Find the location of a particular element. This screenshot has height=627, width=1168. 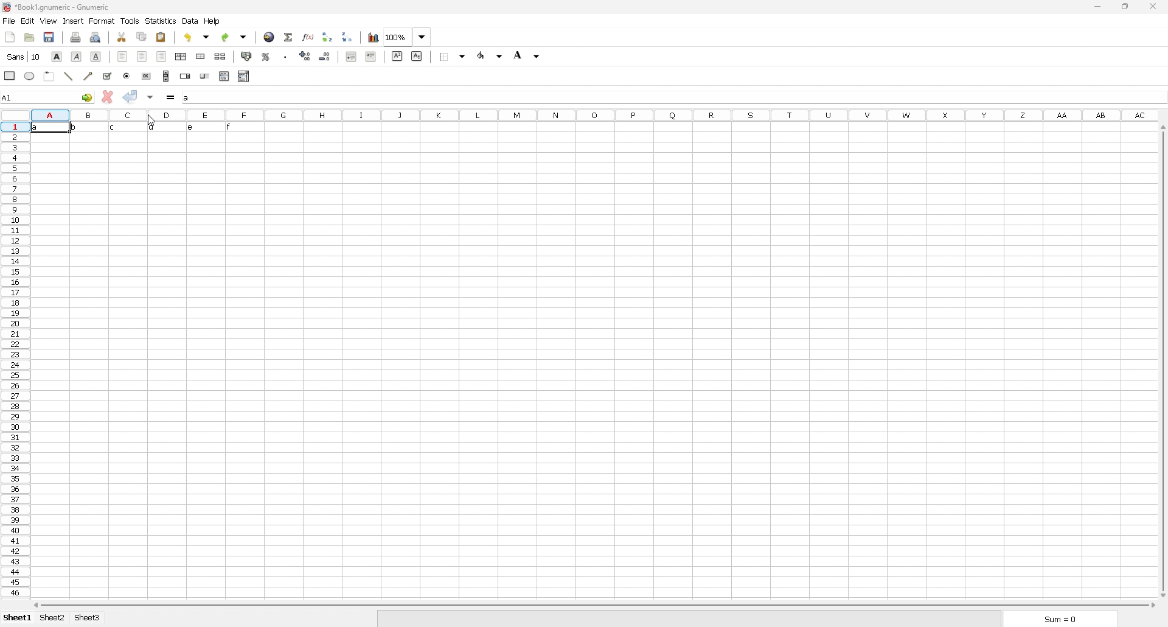

cut is located at coordinates (122, 37).